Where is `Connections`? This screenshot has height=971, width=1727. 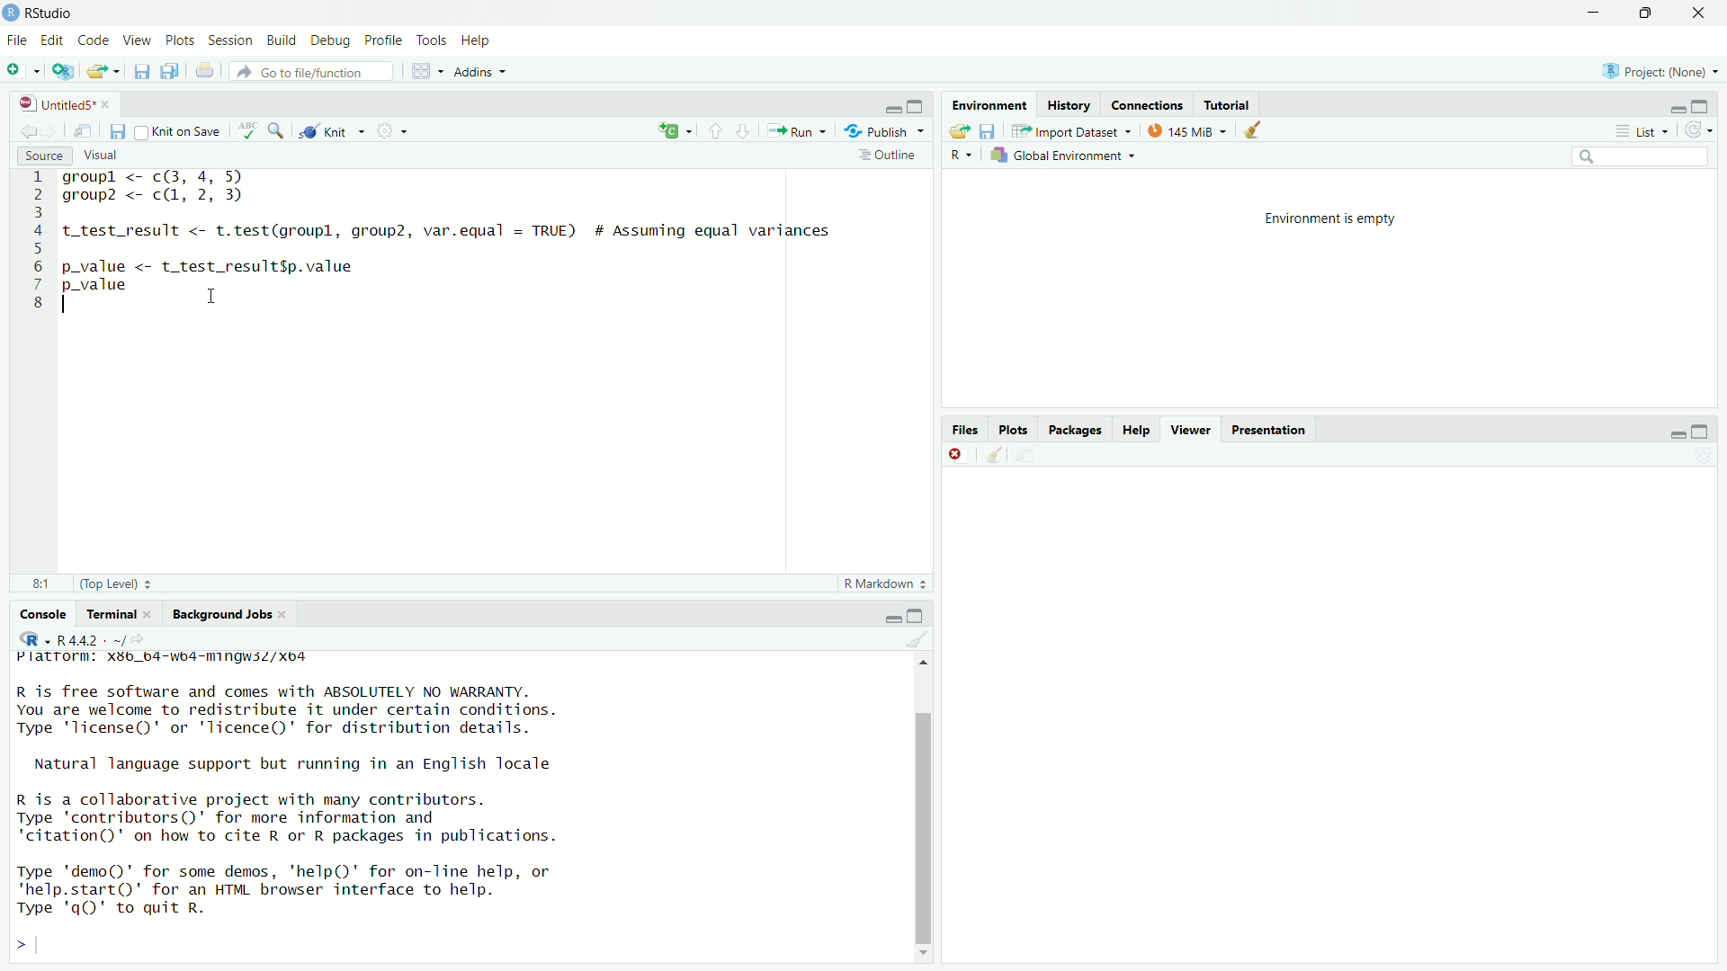
Connections is located at coordinates (1147, 104).